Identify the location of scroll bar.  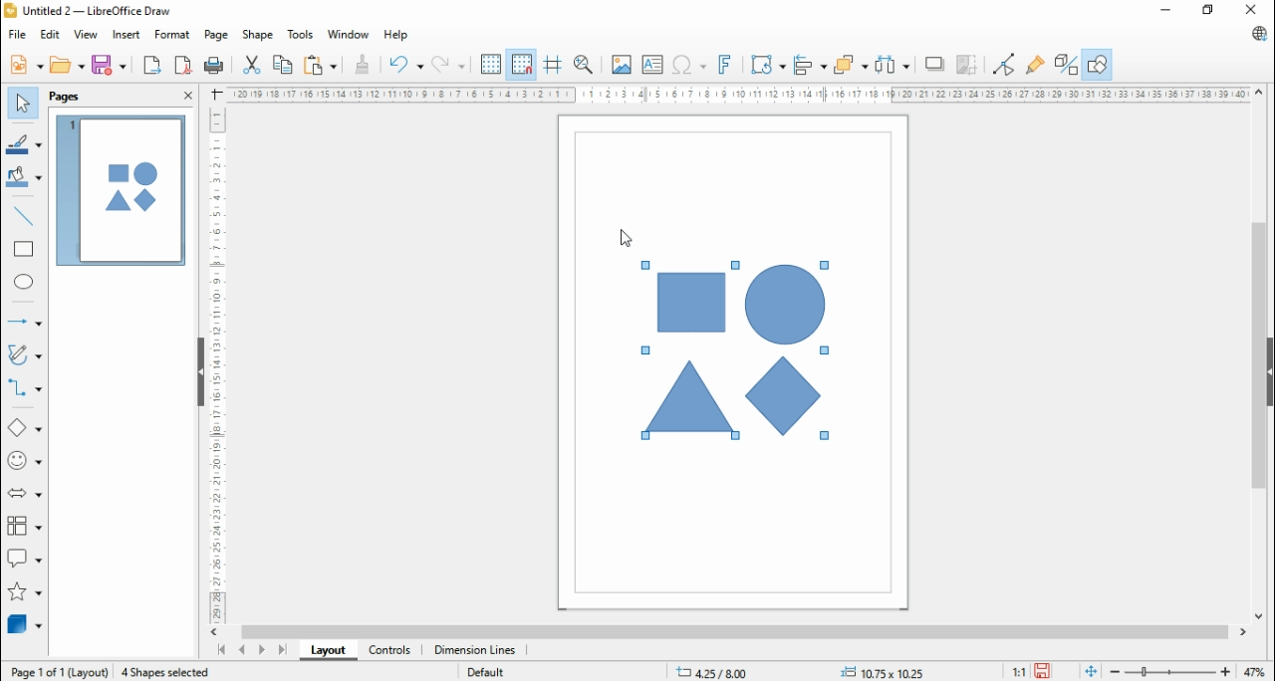
(1259, 353).